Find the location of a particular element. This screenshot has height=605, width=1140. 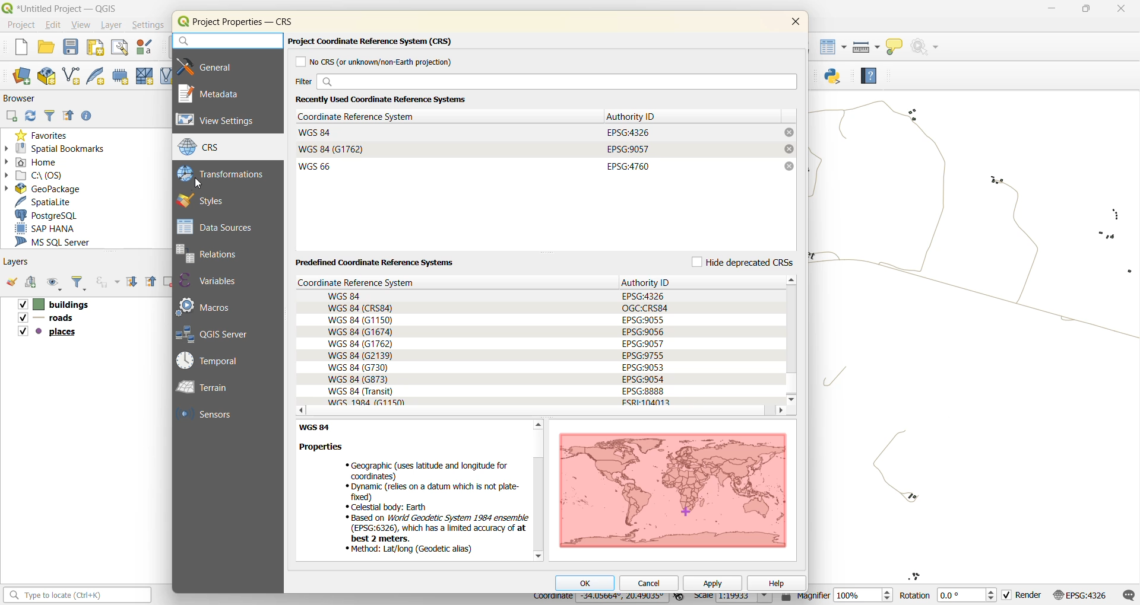

WGS 84 is located at coordinates (316, 132).